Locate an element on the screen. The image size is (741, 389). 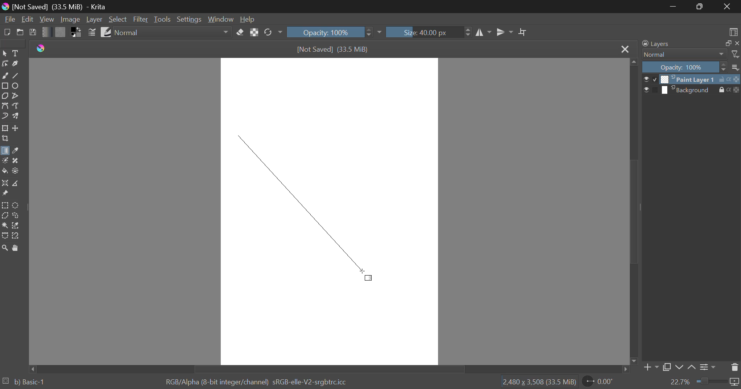
b) Basic-1 is located at coordinates (24, 382).